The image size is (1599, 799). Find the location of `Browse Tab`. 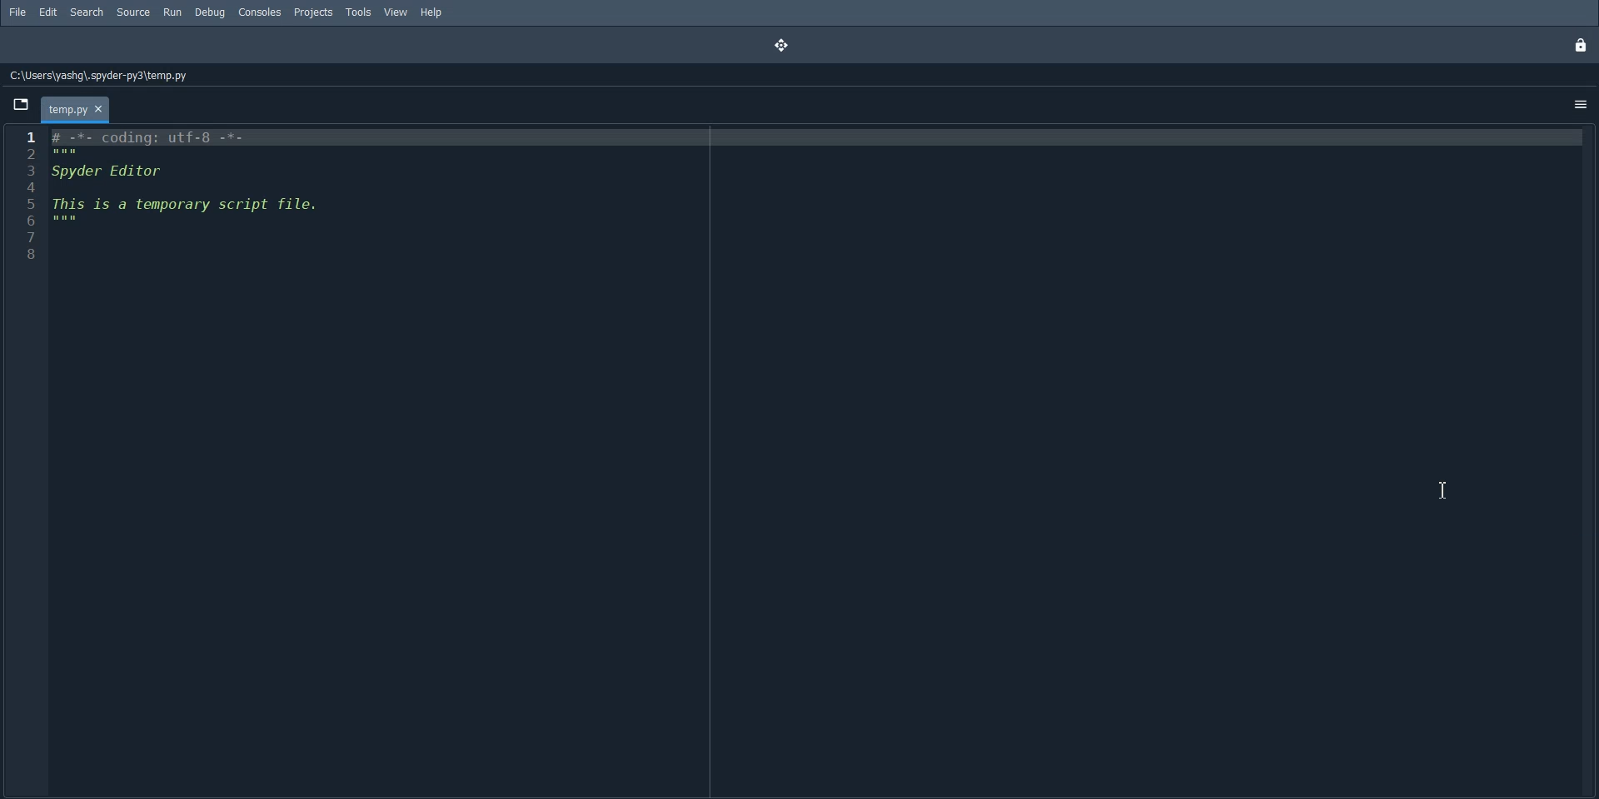

Browse Tab is located at coordinates (21, 102).